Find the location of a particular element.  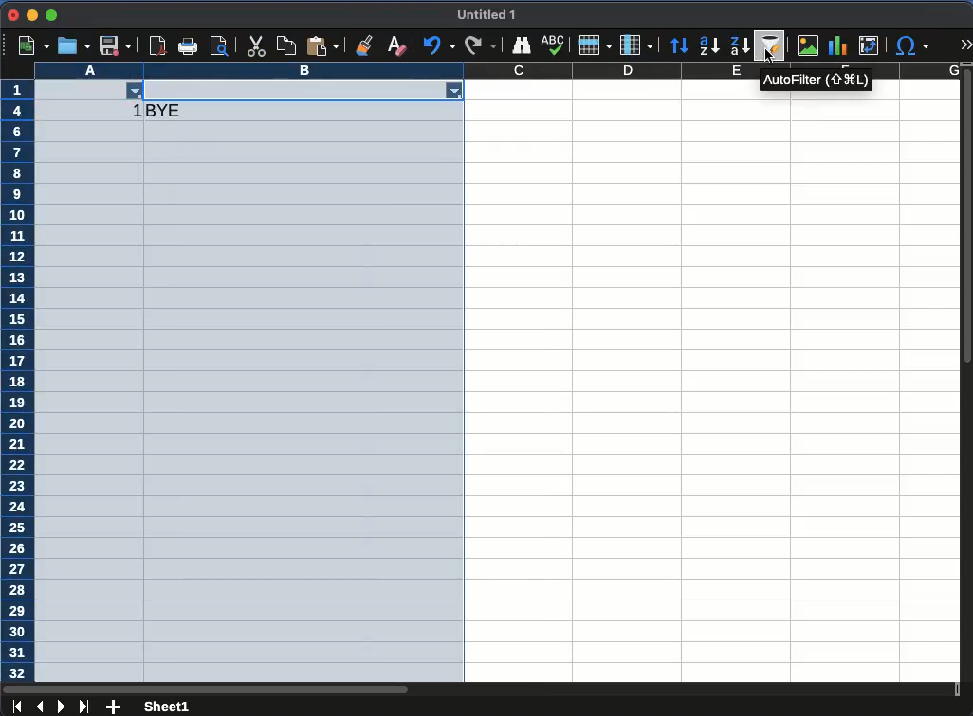

new is located at coordinates (34, 45).